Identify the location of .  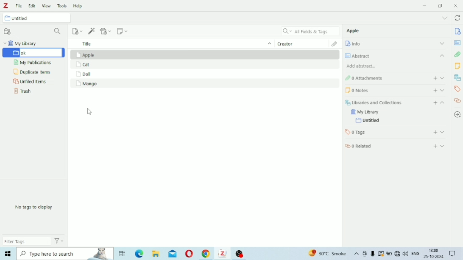
(65, 253).